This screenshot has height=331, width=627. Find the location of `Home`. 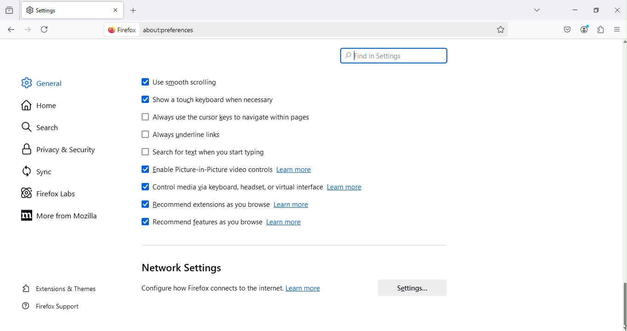

Home is located at coordinates (40, 106).